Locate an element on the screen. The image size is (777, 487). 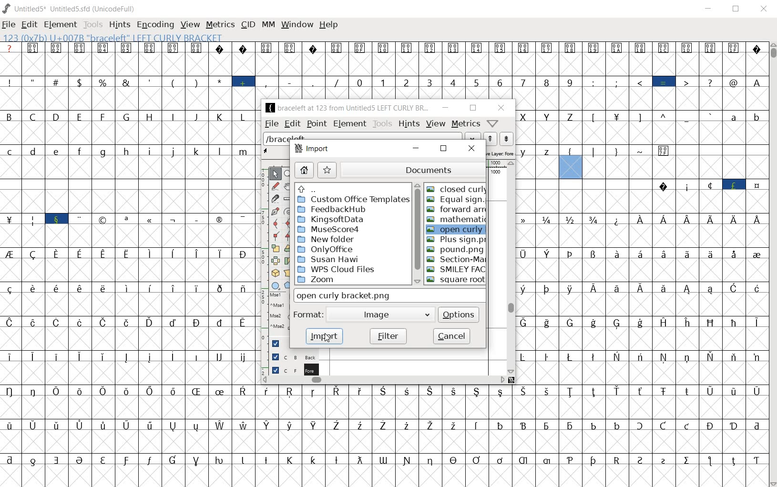
FeedbackHub is located at coordinates (334, 209).